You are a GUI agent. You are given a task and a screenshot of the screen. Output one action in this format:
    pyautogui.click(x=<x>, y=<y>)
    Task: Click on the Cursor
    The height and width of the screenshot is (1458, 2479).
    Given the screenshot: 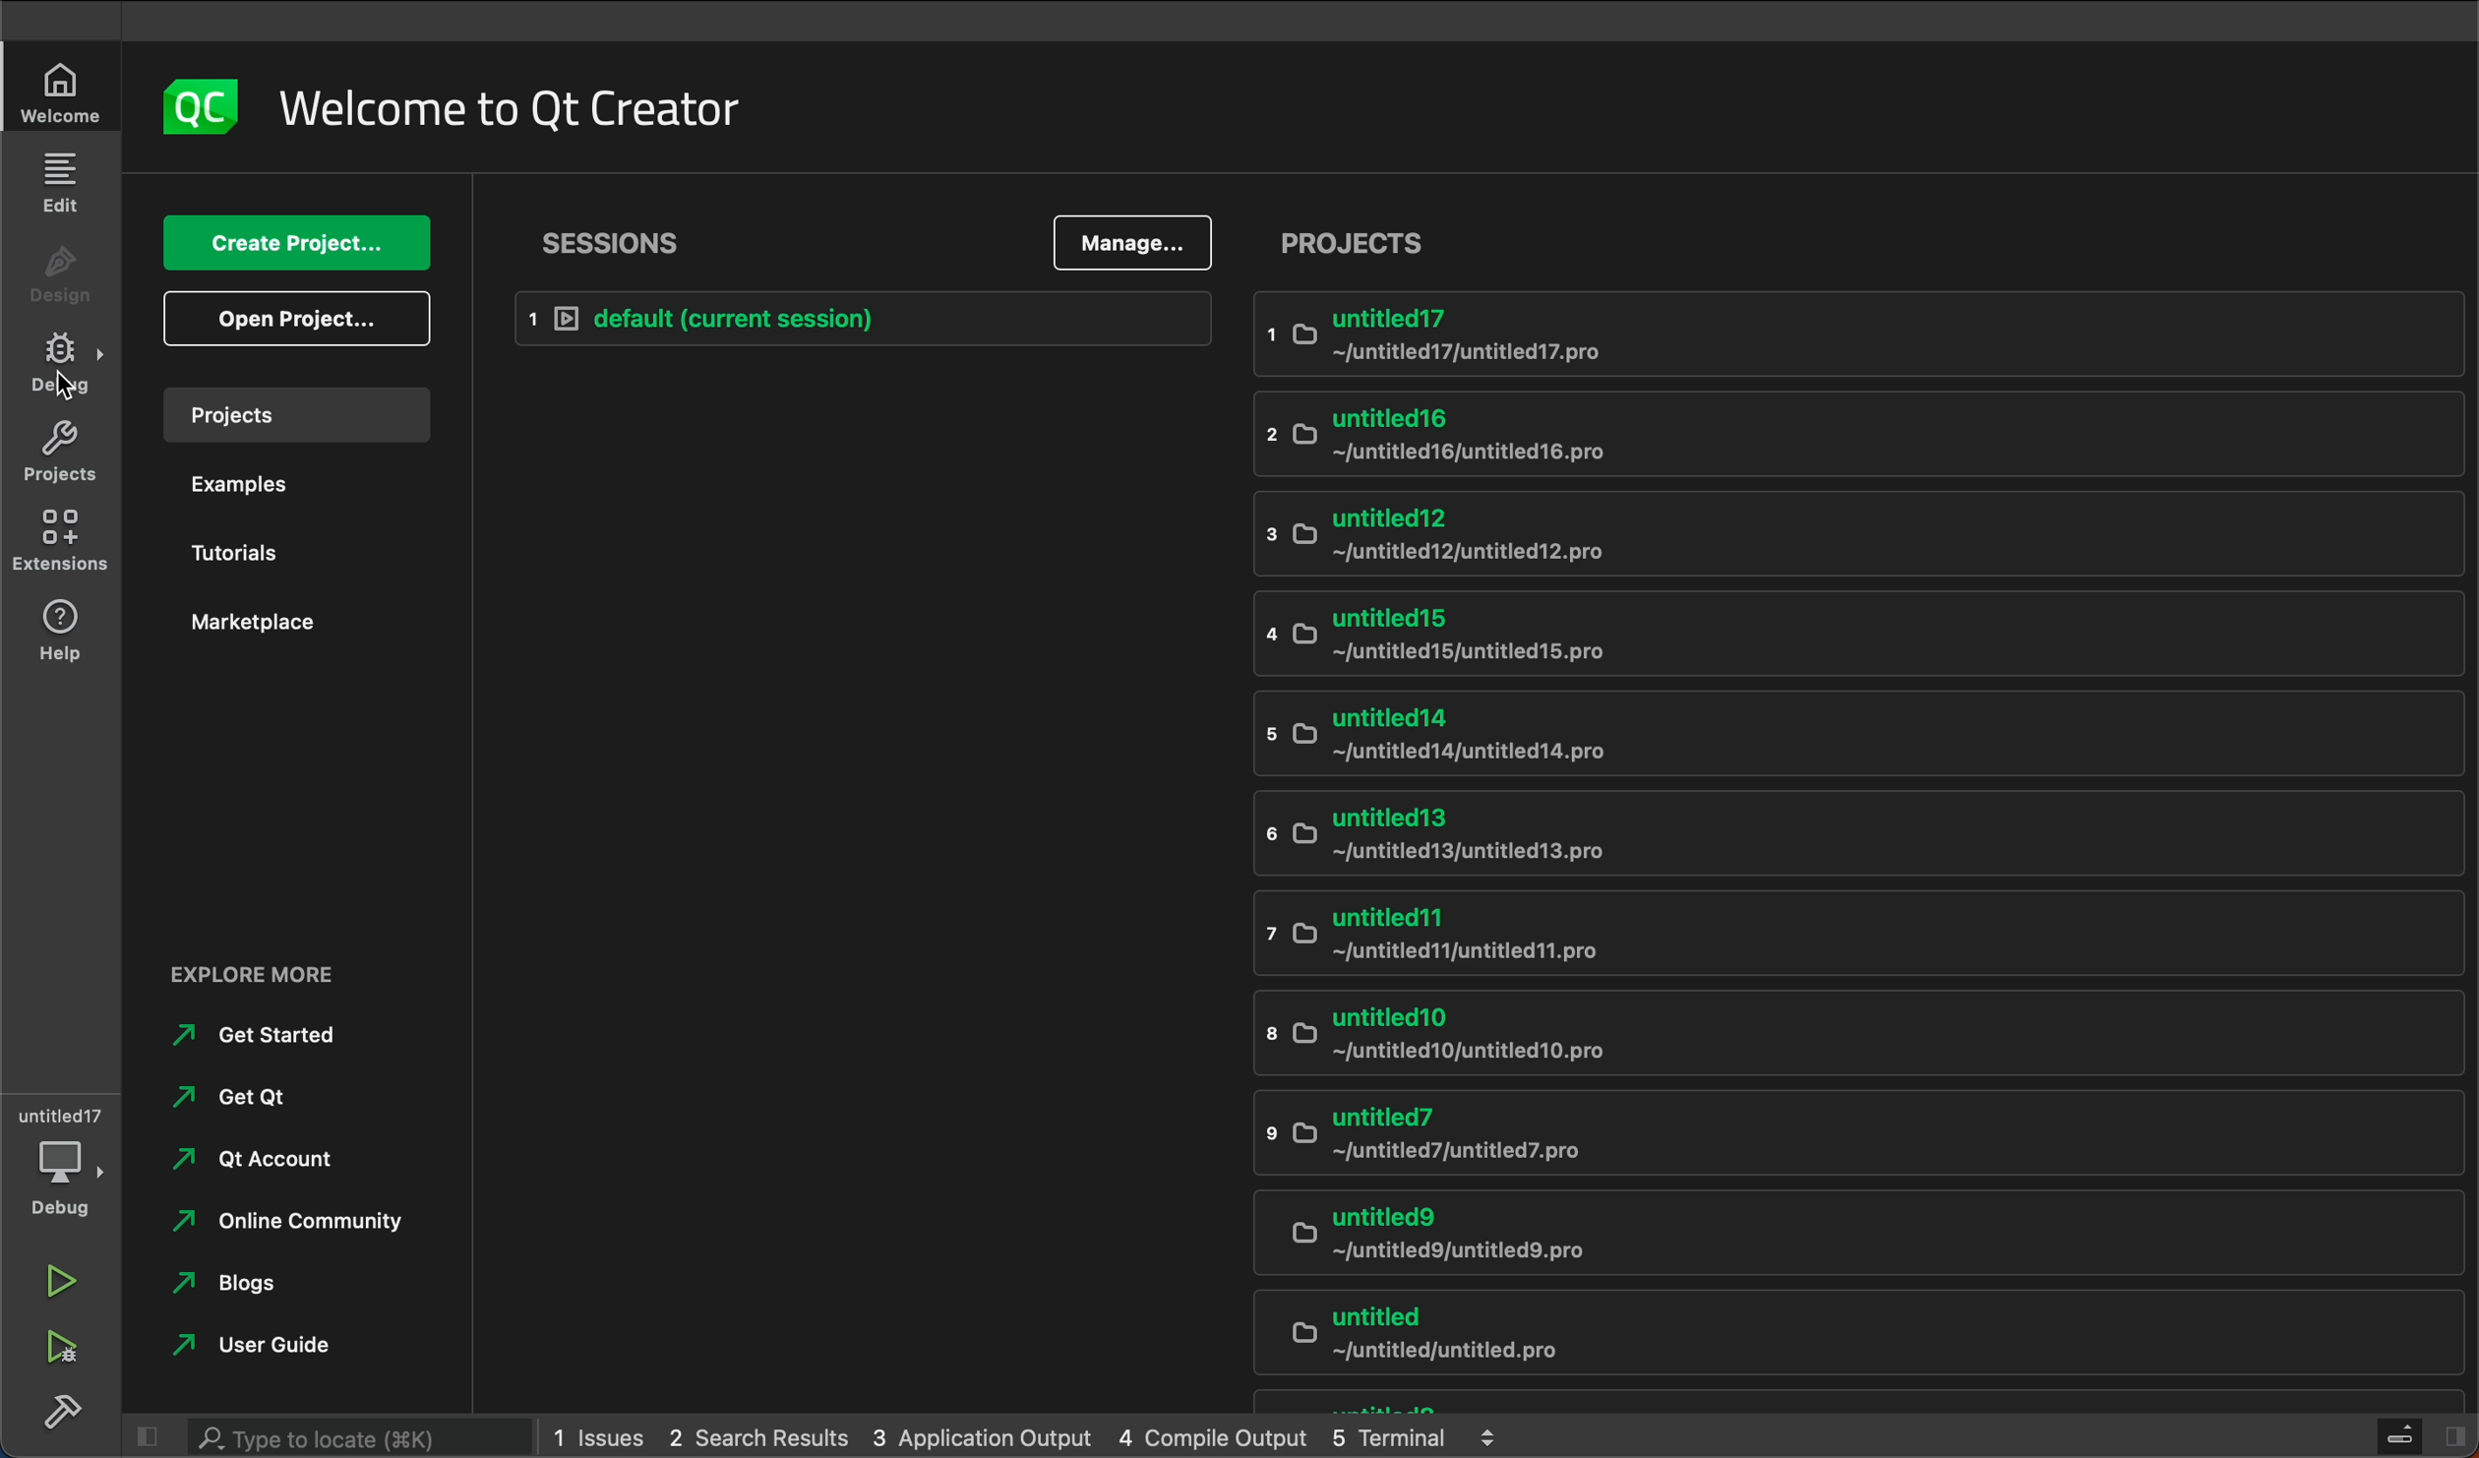 What is the action you would take?
    pyautogui.click(x=65, y=388)
    